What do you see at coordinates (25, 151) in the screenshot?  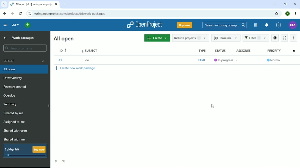 I see `13 days left Buy now` at bounding box center [25, 151].